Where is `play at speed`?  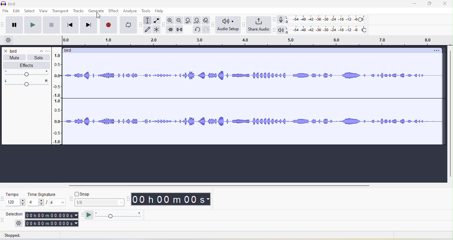 play at speed is located at coordinates (89, 216).